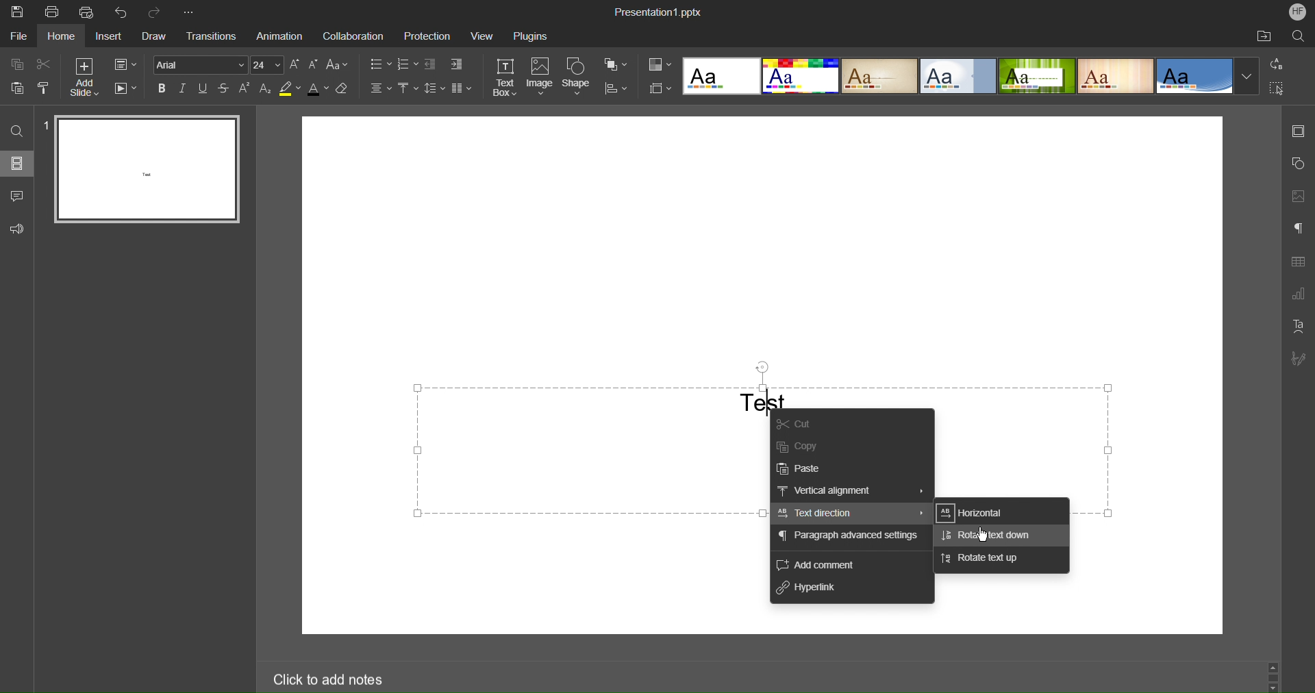 This screenshot has height=693, width=1315. Describe the element at coordinates (984, 535) in the screenshot. I see `Cursor` at that location.